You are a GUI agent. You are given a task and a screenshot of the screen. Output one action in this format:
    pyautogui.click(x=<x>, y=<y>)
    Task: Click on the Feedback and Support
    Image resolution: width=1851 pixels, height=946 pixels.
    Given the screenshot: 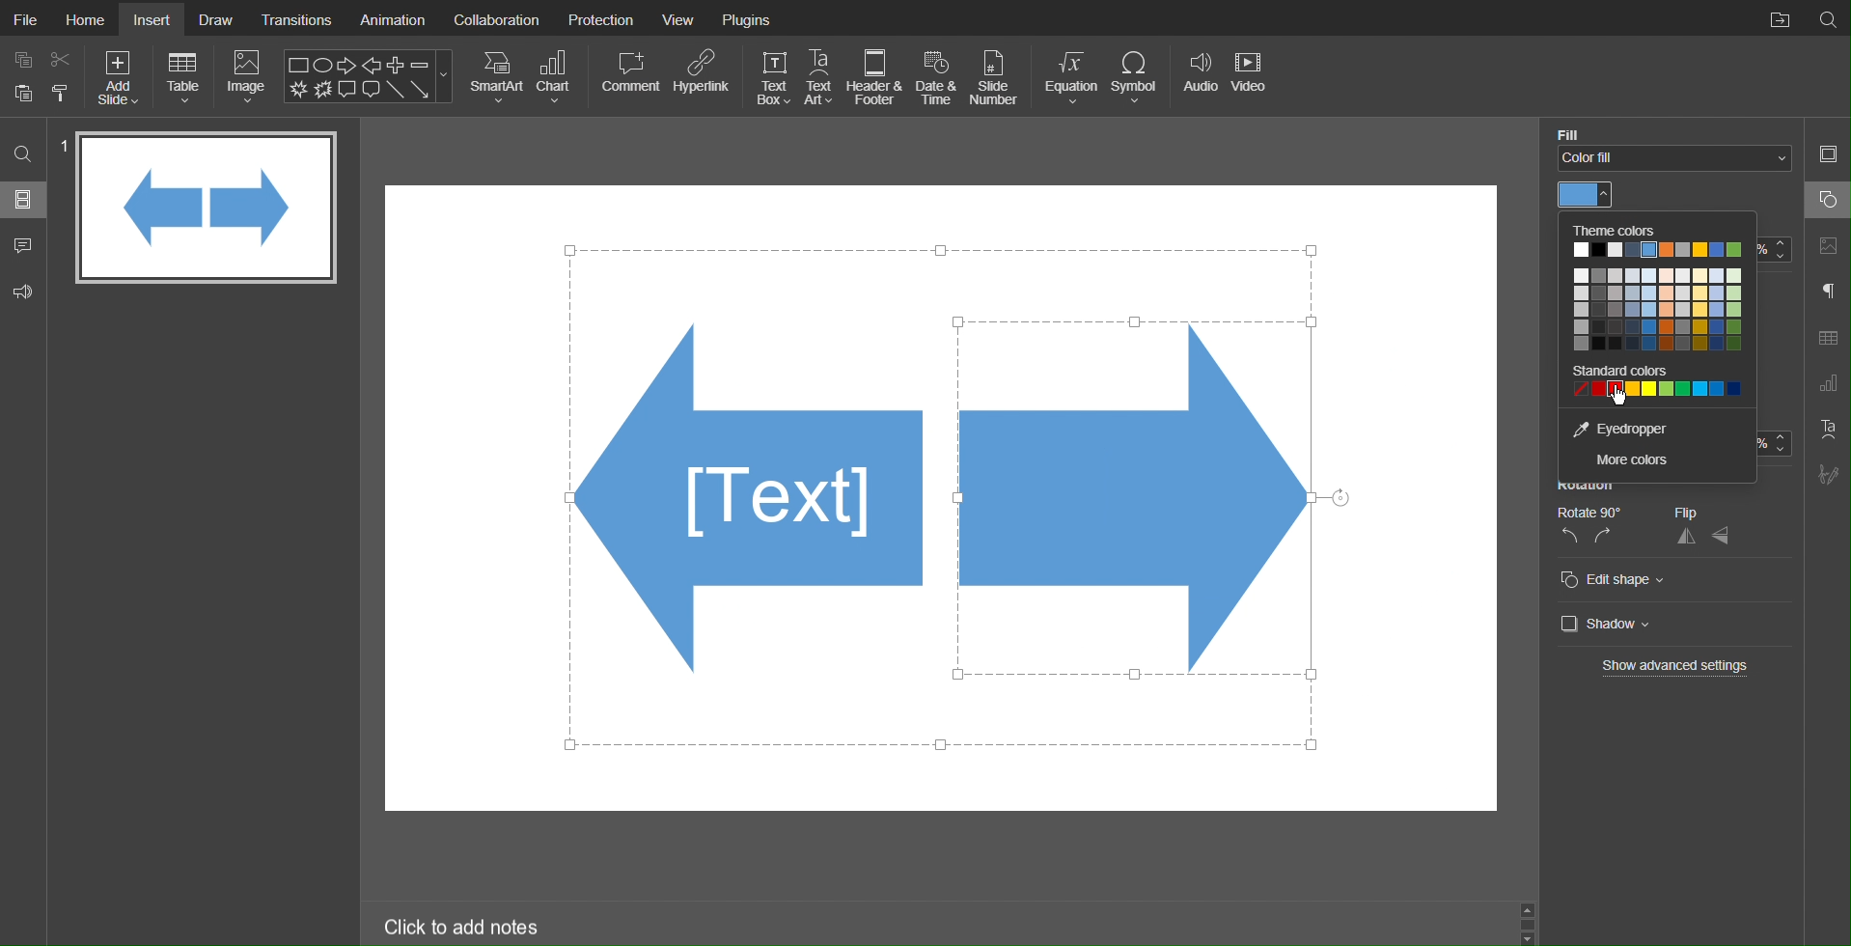 What is the action you would take?
    pyautogui.click(x=23, y=288)
    